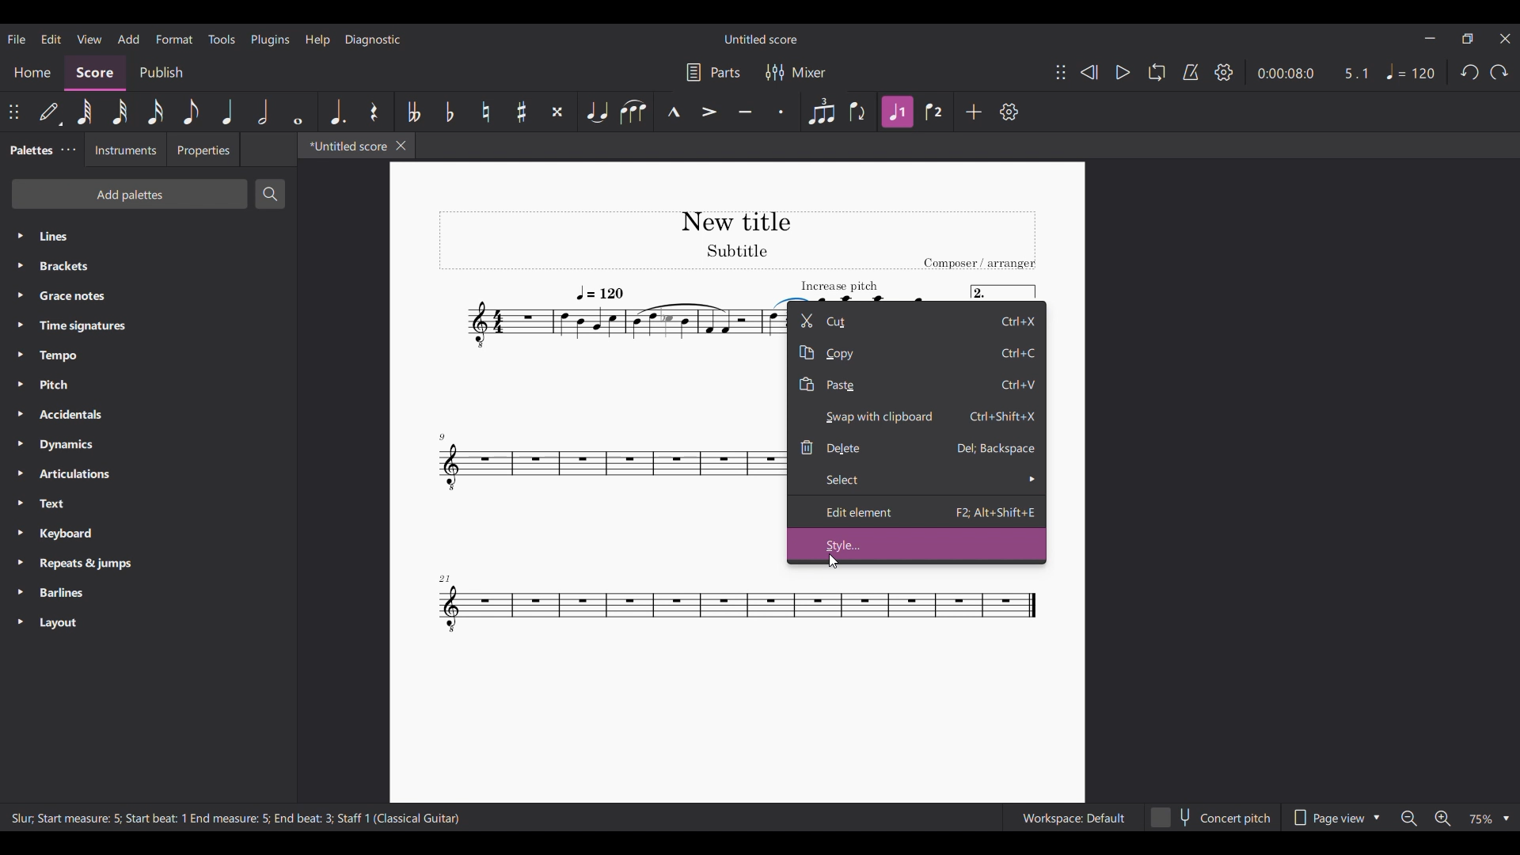 This screenshot has width=1520, height=855. What do you see at coordinates (1089, 73) in the screenshot?
I see `Rewind` at bounding box center [1089, 73].